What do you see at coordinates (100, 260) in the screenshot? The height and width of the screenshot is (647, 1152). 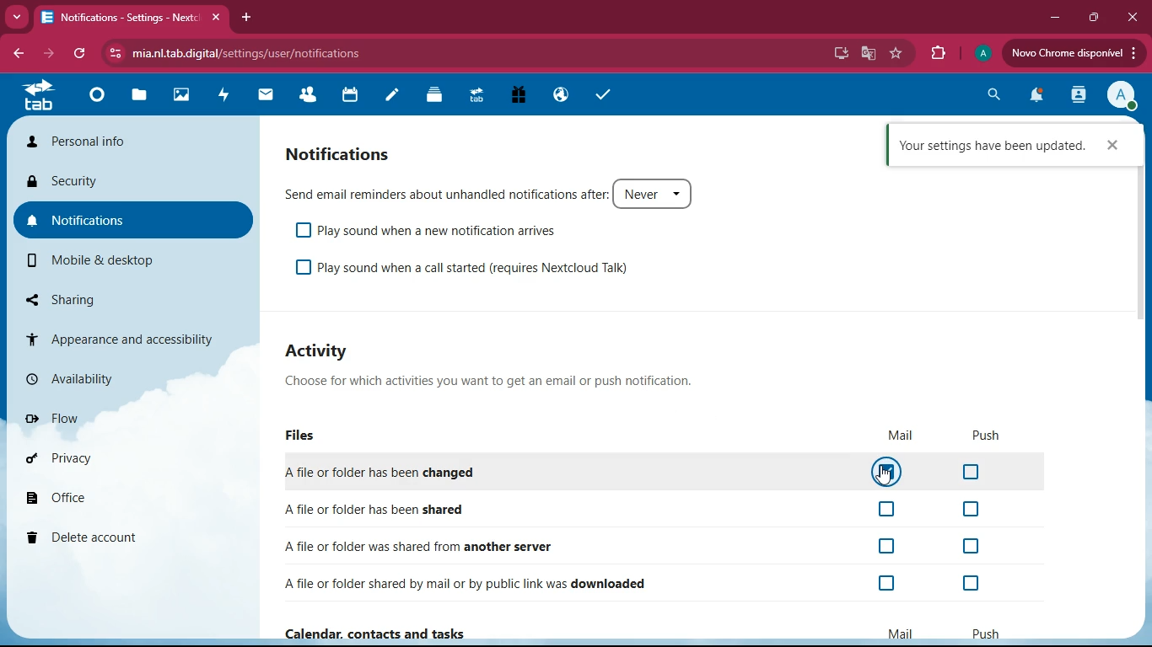 I see `mobile & desktop` at bounding box center [100, 260].